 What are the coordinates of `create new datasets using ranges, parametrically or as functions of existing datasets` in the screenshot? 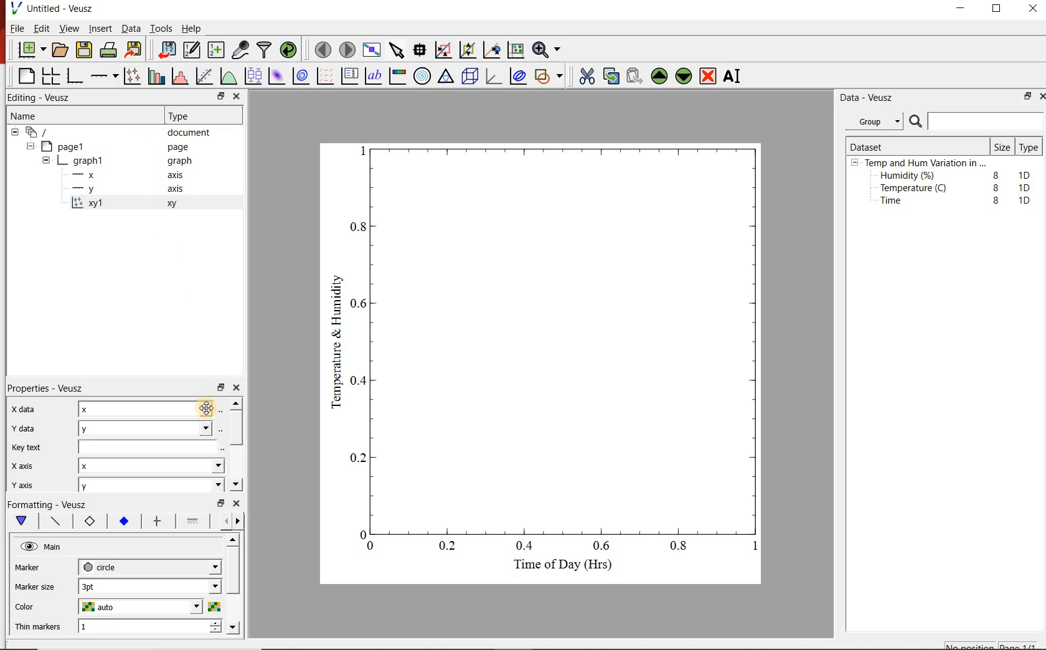 It's located at (217, 50).